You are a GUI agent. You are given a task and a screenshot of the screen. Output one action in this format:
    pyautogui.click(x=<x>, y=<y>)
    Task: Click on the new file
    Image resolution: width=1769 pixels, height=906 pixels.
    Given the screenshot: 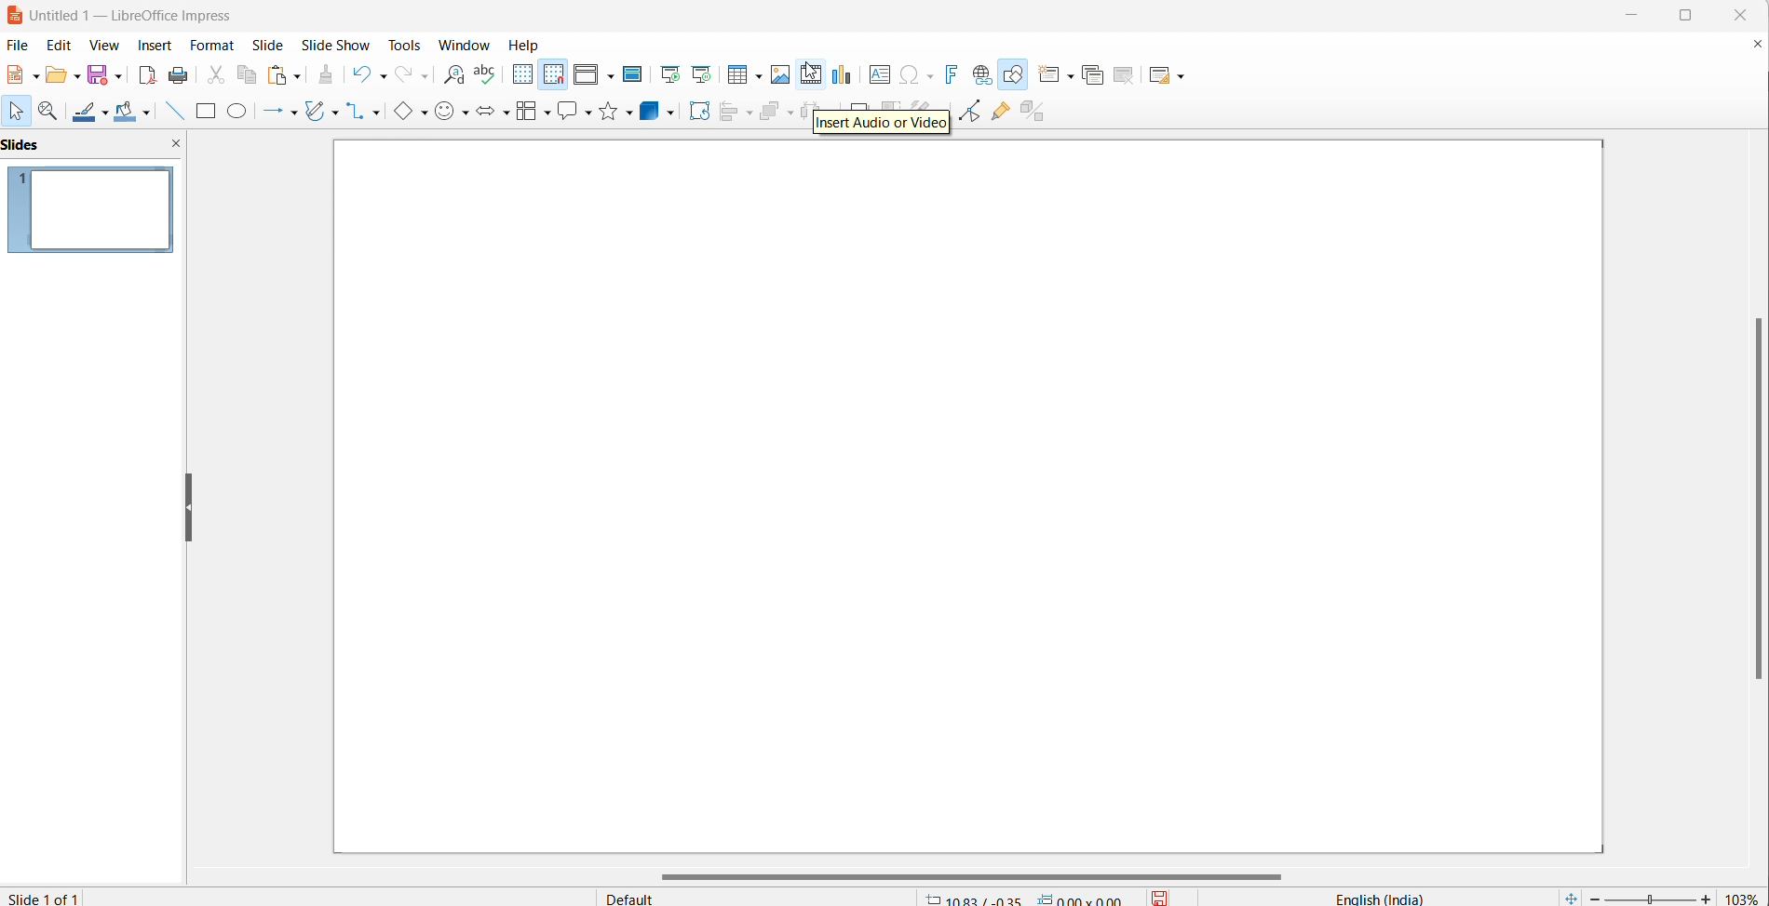 What is the action you would take?
    pyautogui.click(x=19, y=78)
    